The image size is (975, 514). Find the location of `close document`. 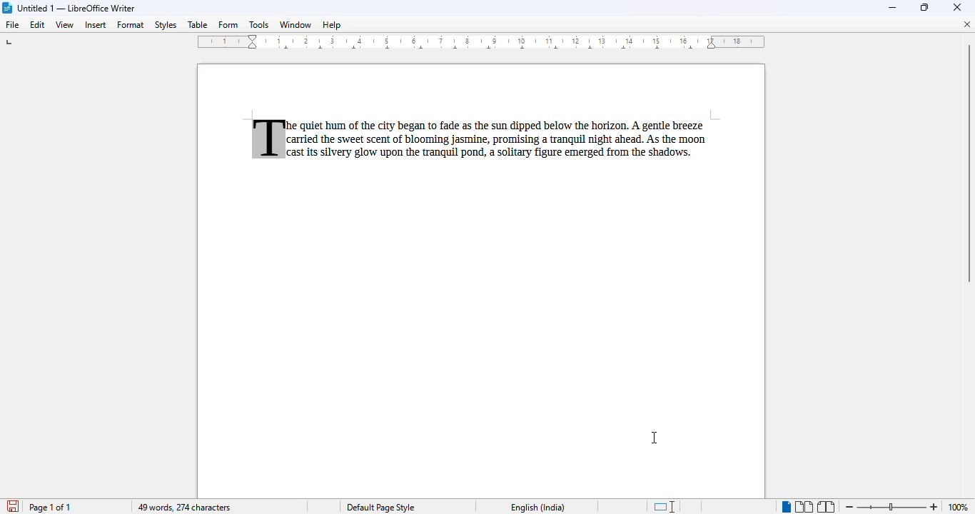

close document is located at coordinates (967, 24).